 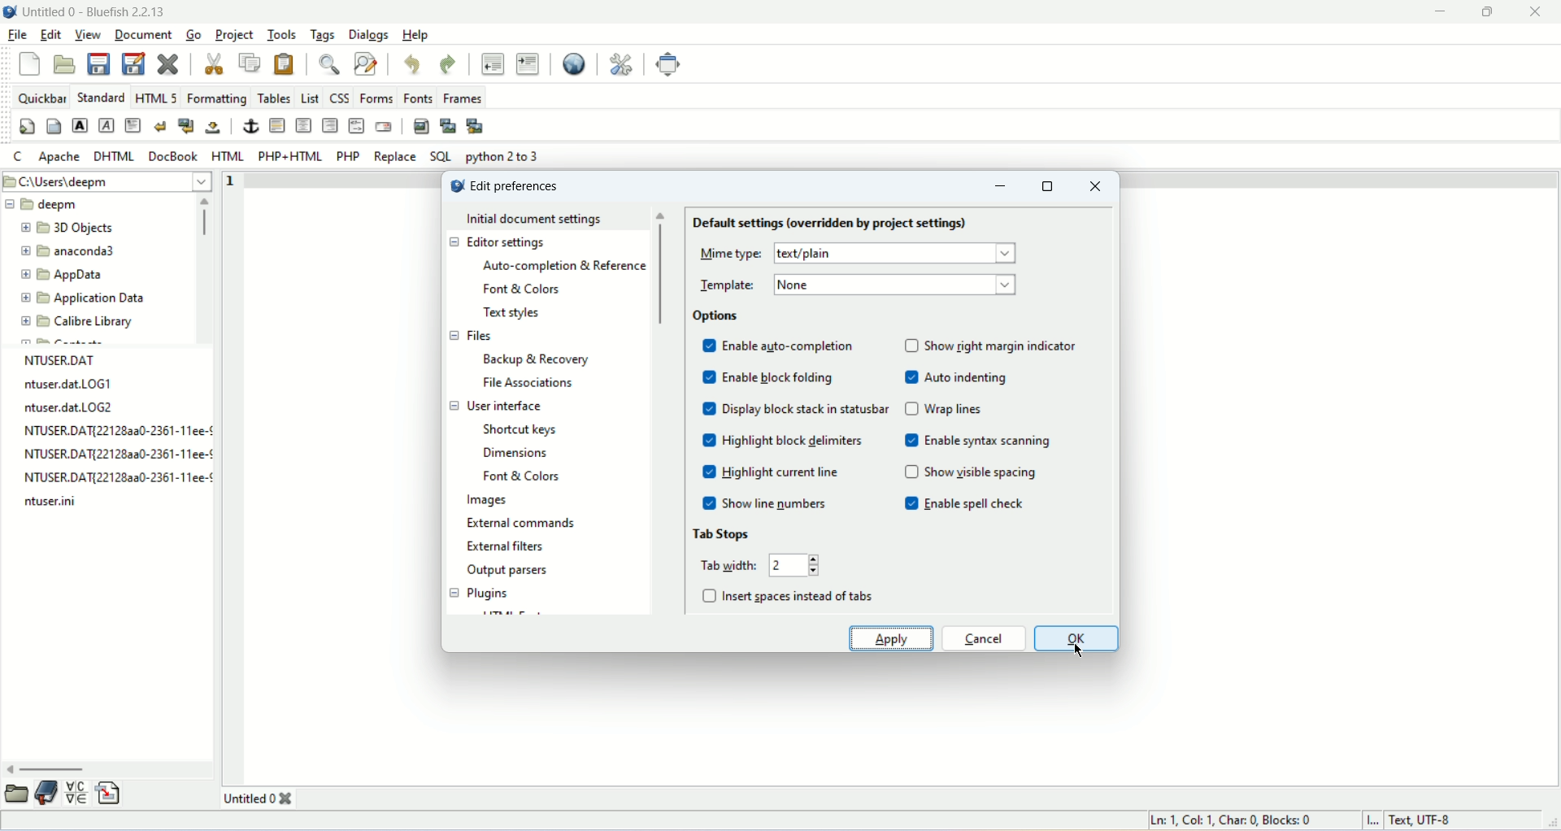 I want to click on tags, so click(x=324, y=34).